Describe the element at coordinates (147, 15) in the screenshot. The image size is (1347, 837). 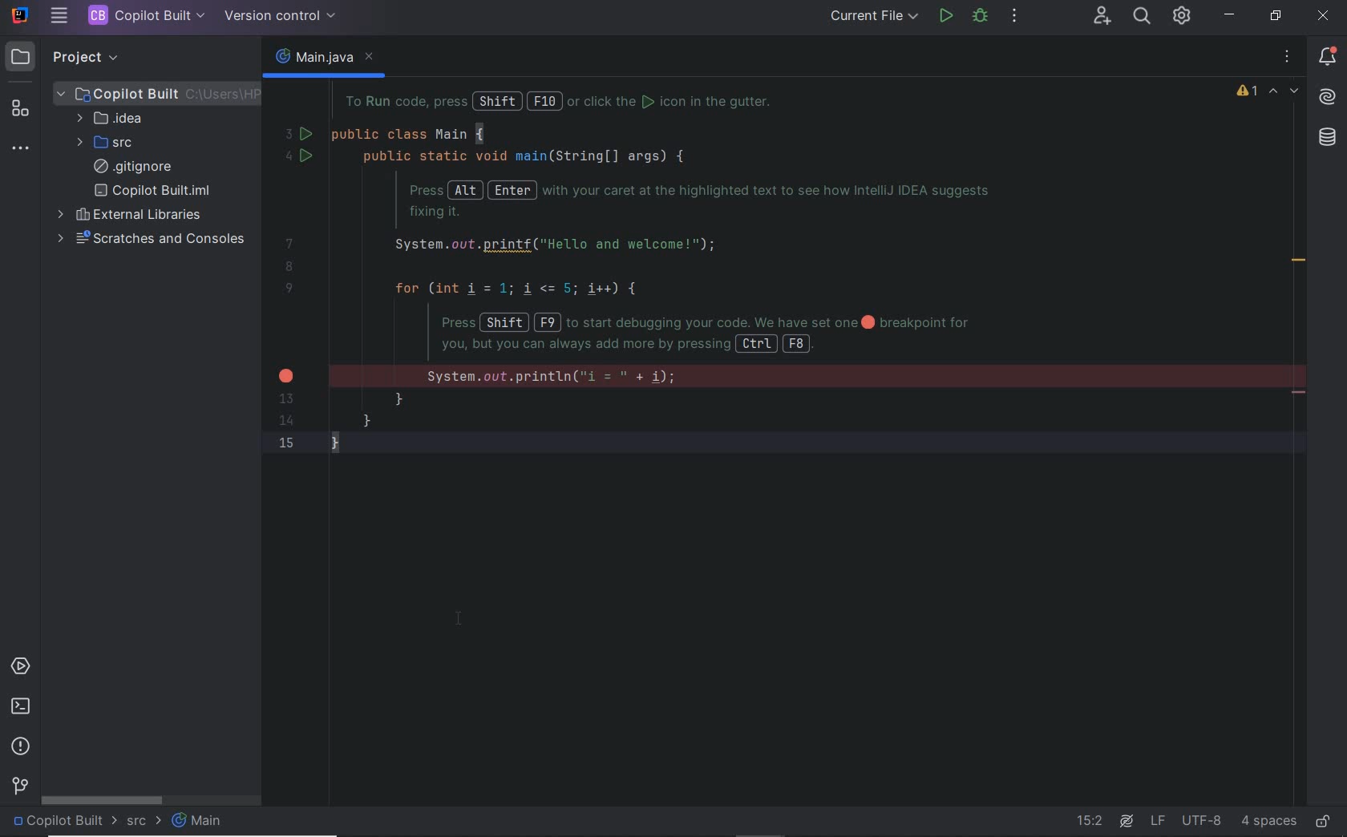
I see `PROJECT FILE NAME` at that location.